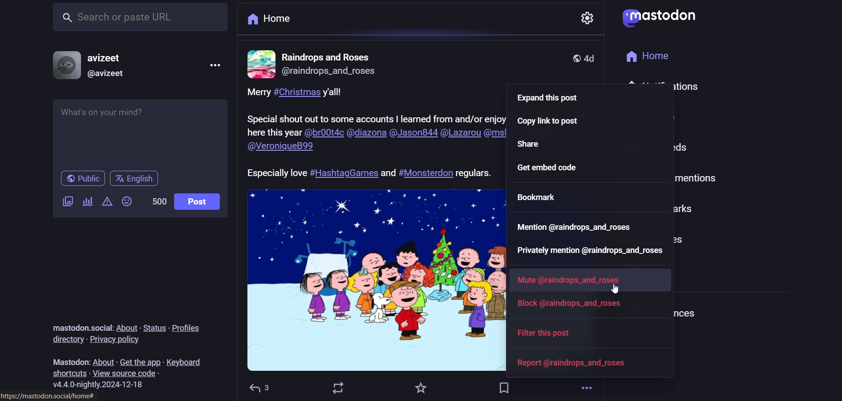 The height and width of the screenshot is (401, 842). Describe the element at coordinates (139, 179) in the screenshot. I see `English` at that location.